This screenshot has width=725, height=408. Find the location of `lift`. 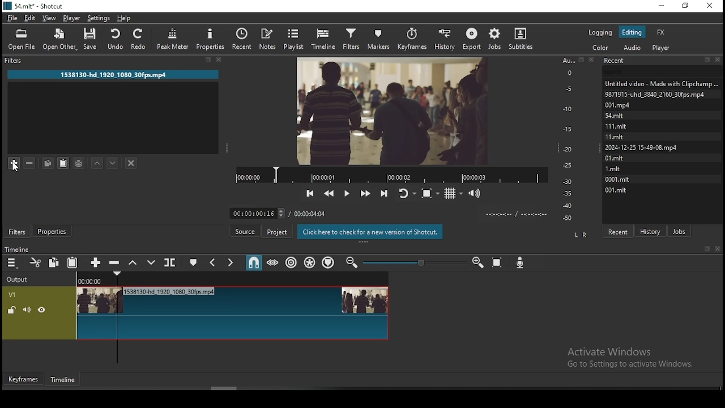

lift is located at coordinates (134, 263).